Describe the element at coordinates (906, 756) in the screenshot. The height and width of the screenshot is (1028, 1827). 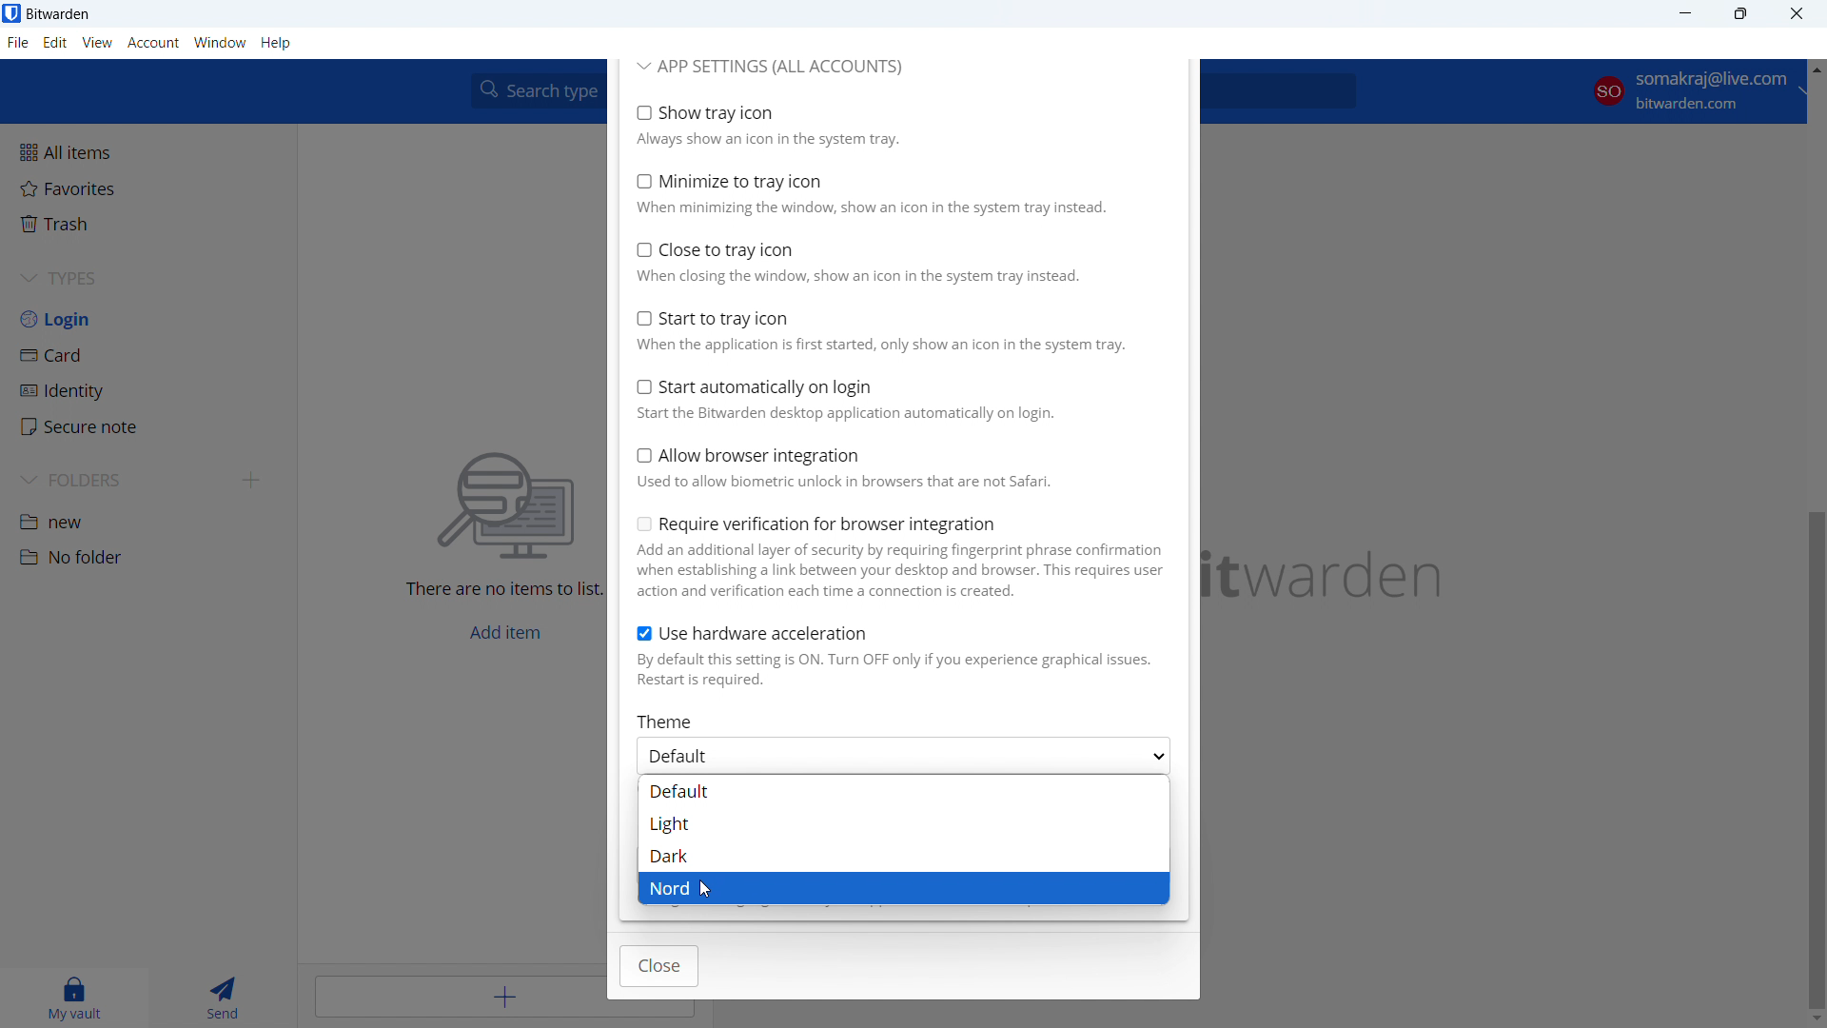
I see `Select theme` at that location.